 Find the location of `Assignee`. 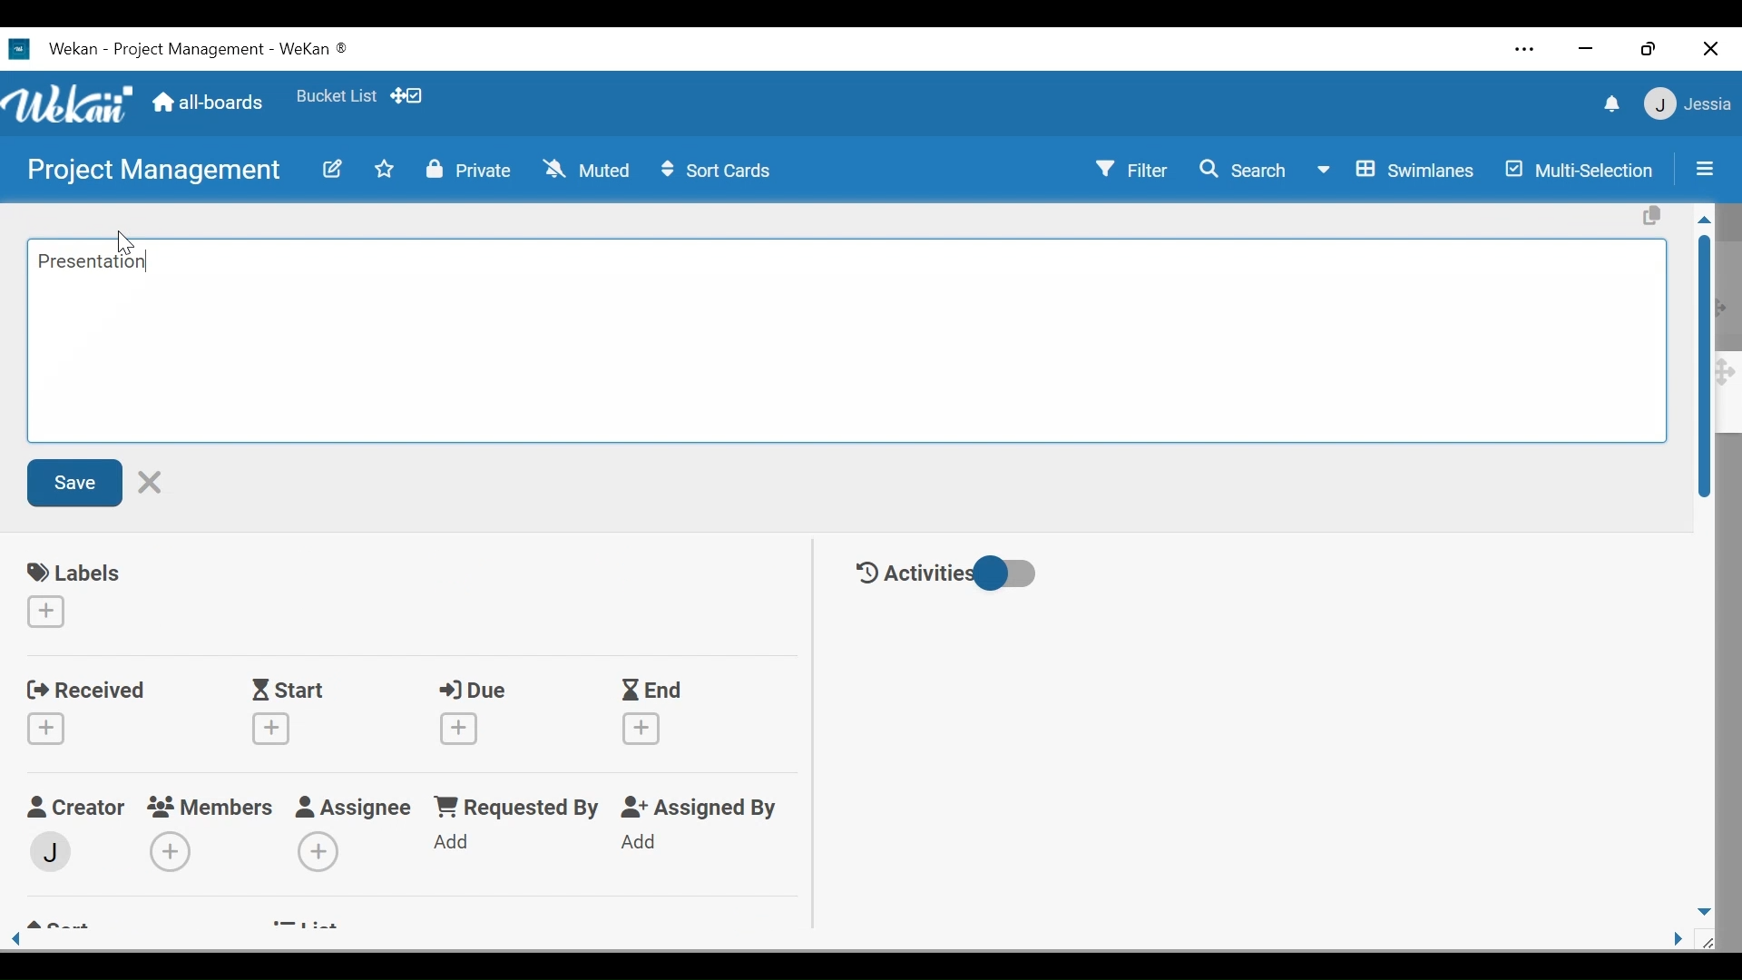

Assignee is located at coordinates (352, 809).